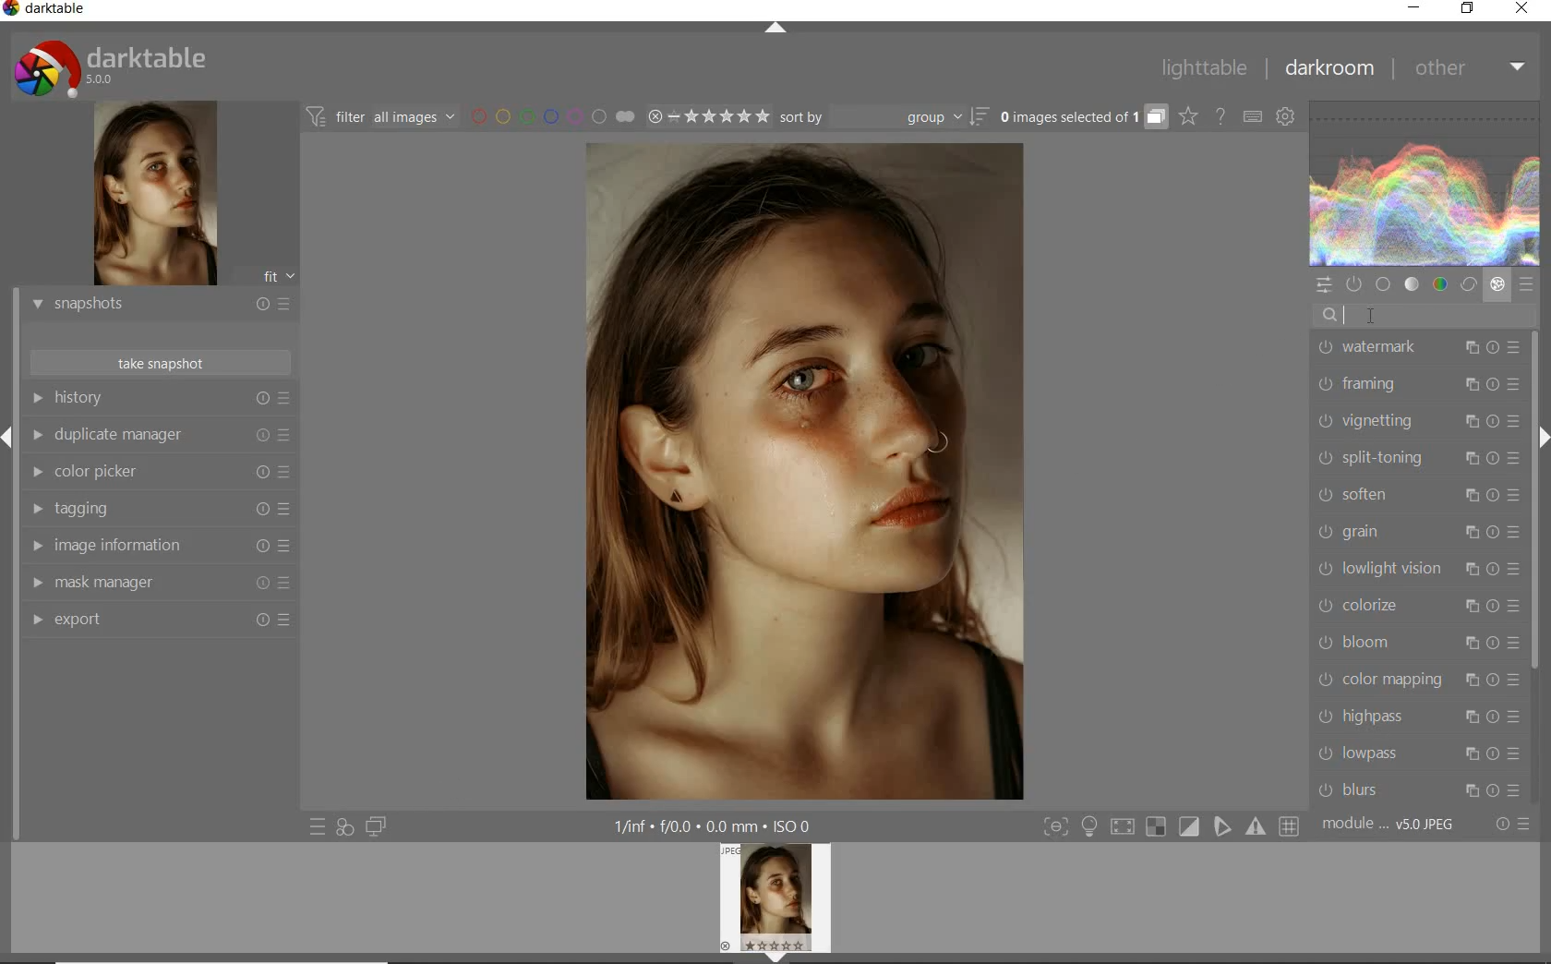 This screenshot has height=964, width=1551. Describe the element at coordinates (776, 31) in the screenshot. I see `expand/collapse` at that location.